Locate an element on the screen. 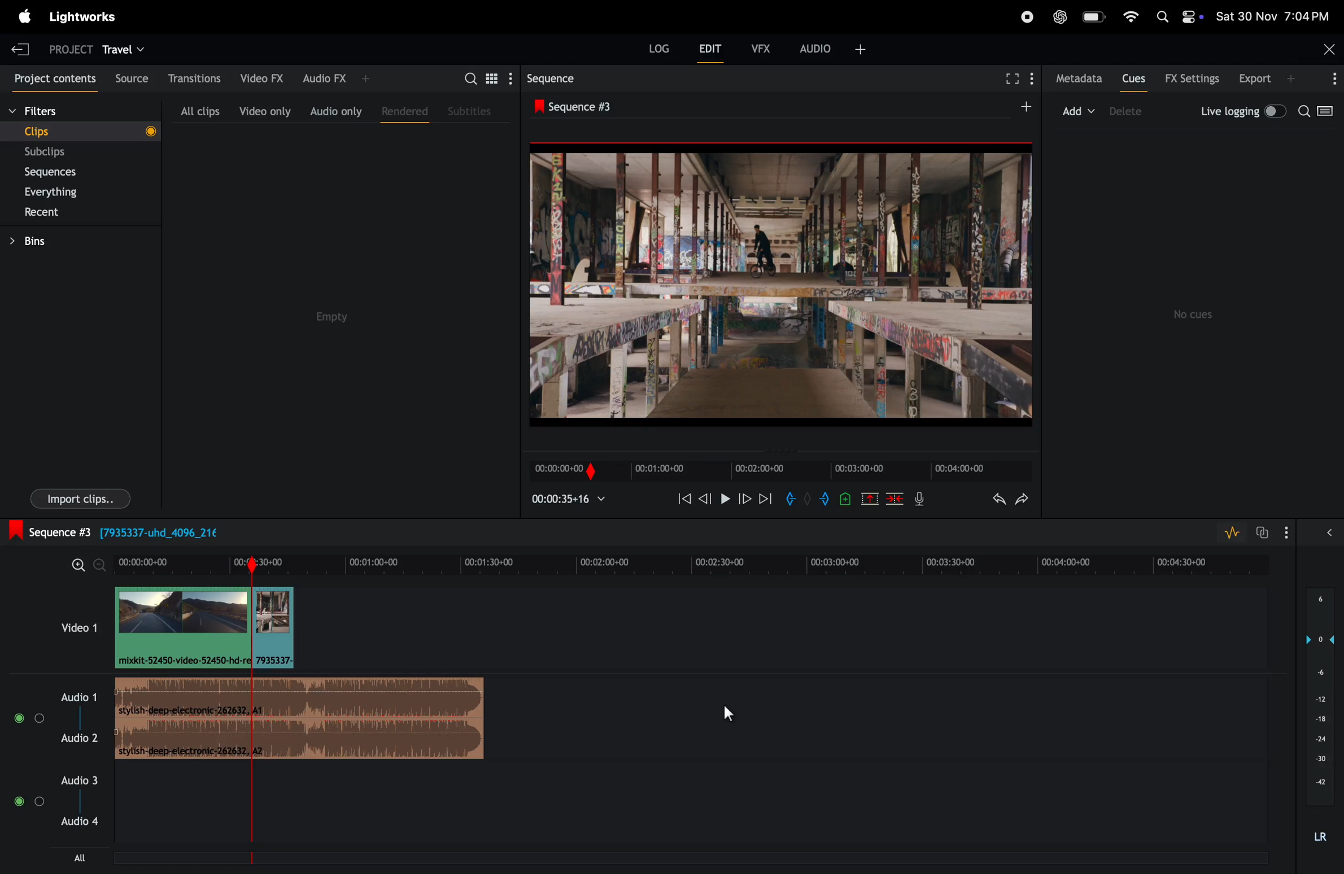  sequence is located at coordinates (551, 77).